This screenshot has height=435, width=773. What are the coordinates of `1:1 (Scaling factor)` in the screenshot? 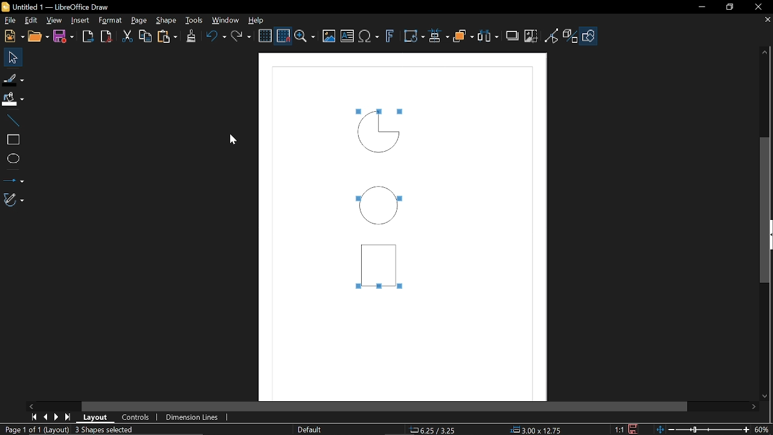 It's located at (618, 428).